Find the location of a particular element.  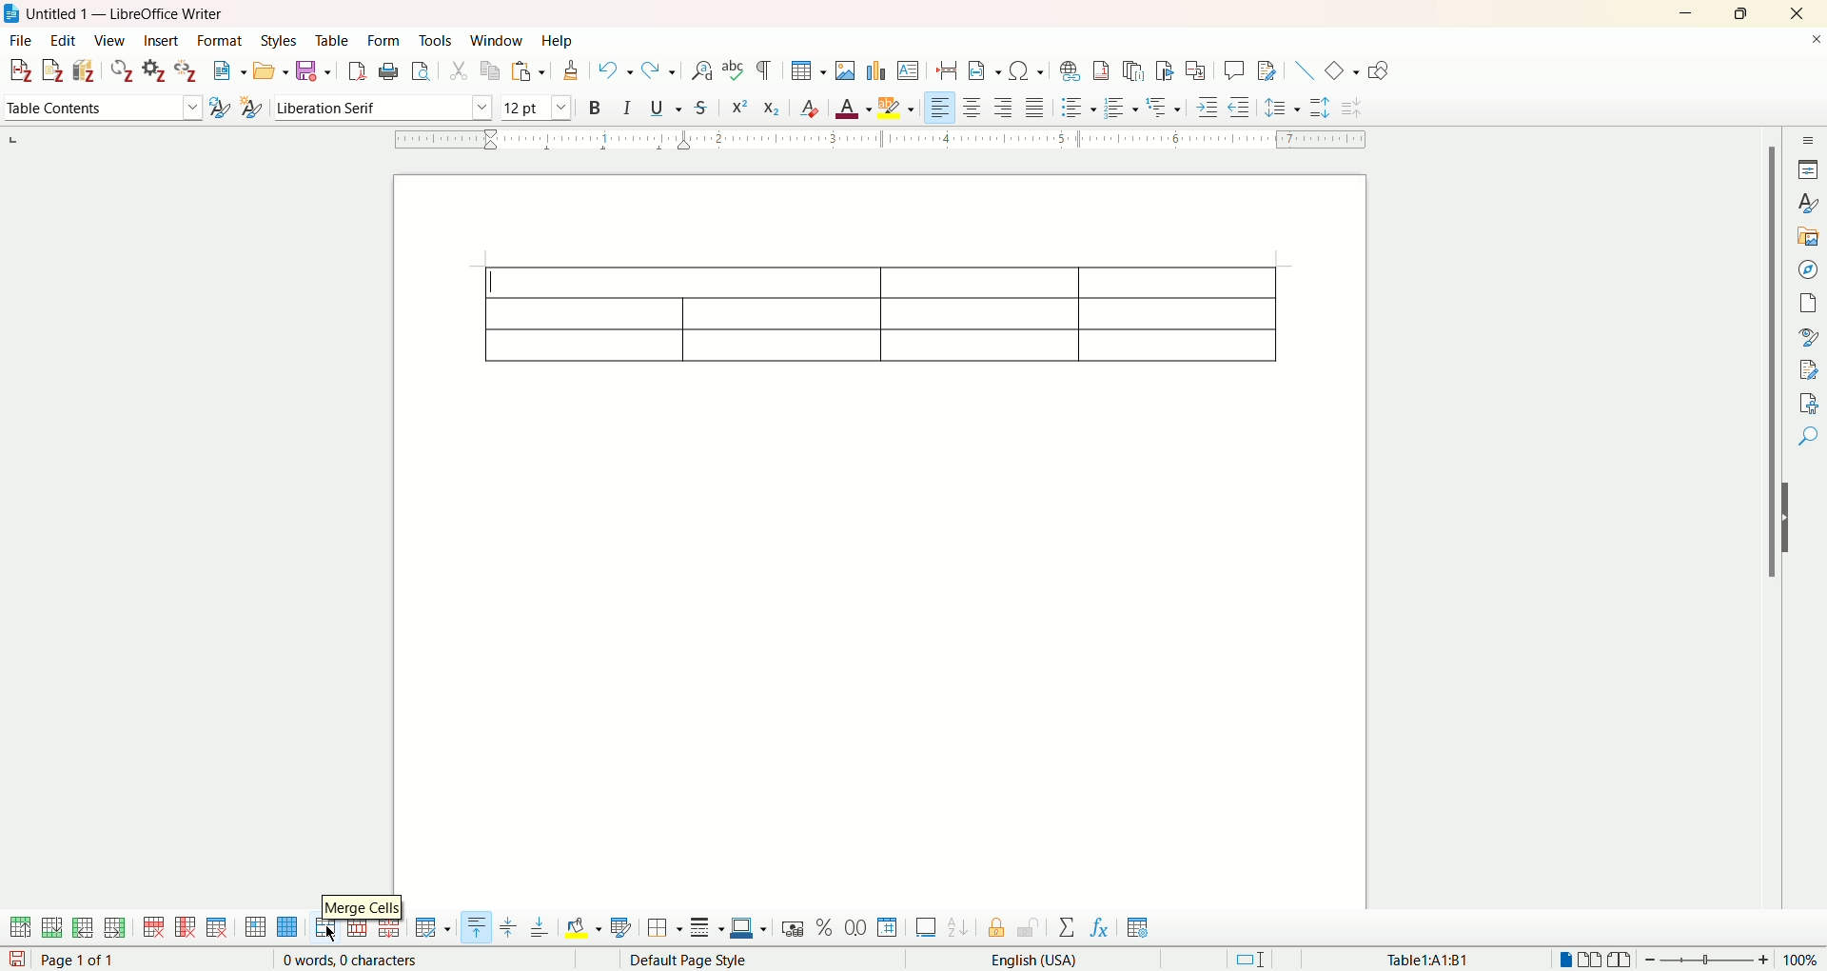

basic shapes is located at coordinates (1344, 70).